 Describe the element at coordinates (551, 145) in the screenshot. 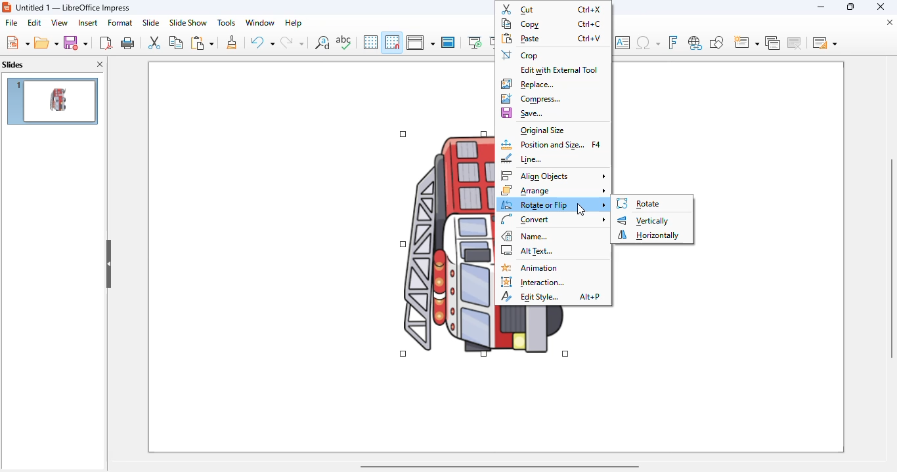

I see `position and size` at that location.